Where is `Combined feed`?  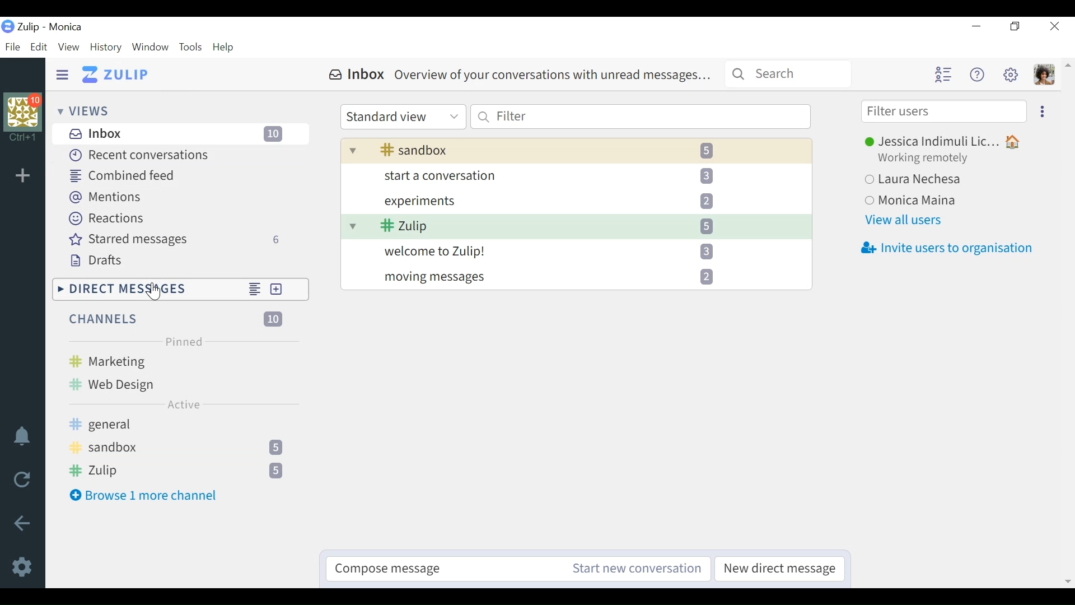
Combined feed is located at coordinates (125, 175).